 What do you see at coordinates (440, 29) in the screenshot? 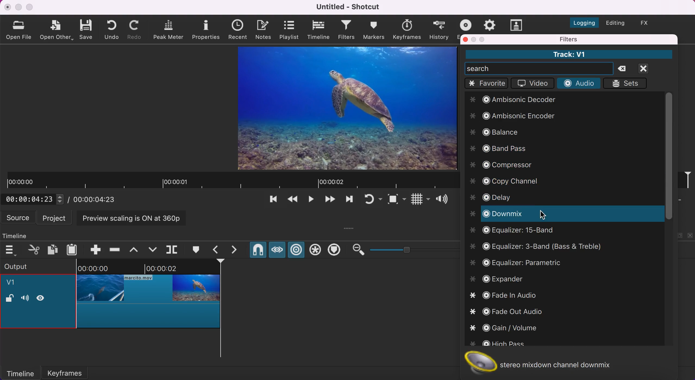
I see `history` at bounding box center [440, 29].